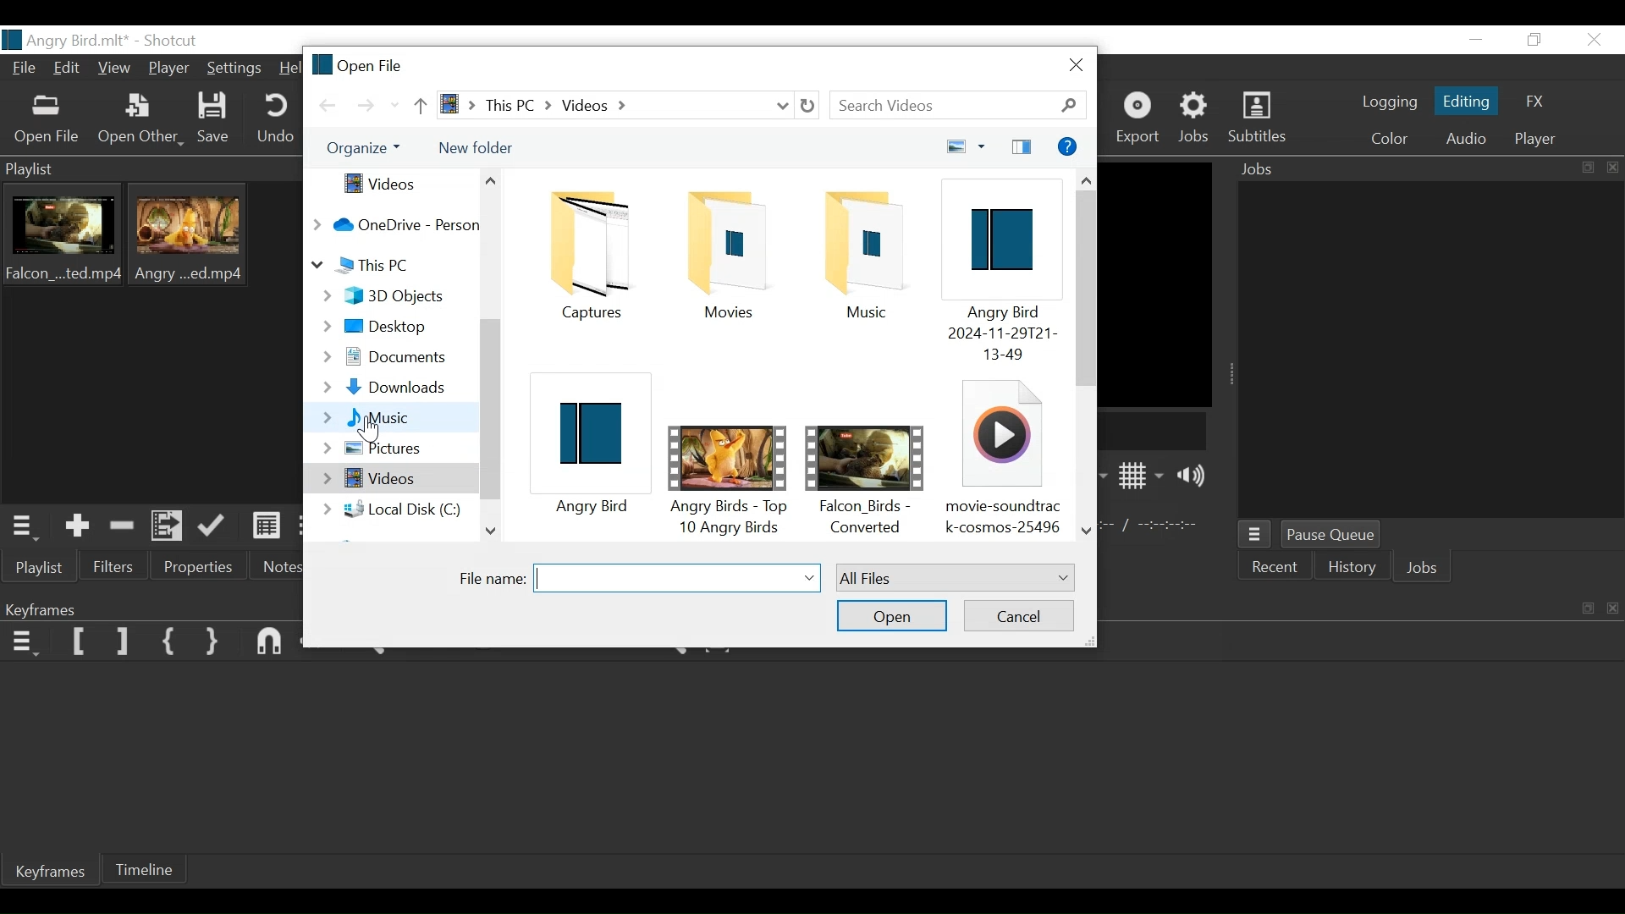 The width and height of the screenshot is (1625, 914). I want to click on Downloads, so click(388, 388).